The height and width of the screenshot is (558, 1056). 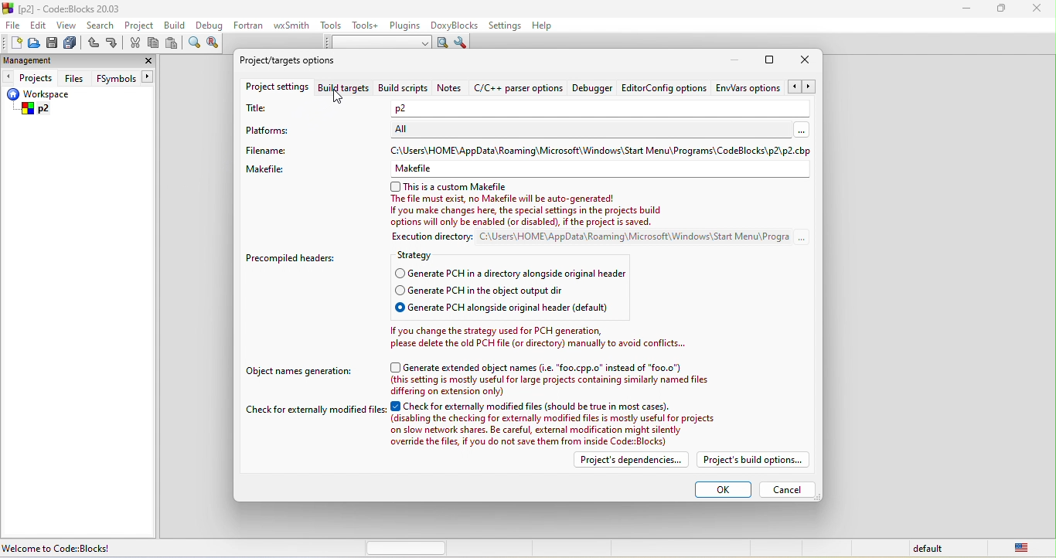 I want to click on show option window, so click(x=462, y=43).